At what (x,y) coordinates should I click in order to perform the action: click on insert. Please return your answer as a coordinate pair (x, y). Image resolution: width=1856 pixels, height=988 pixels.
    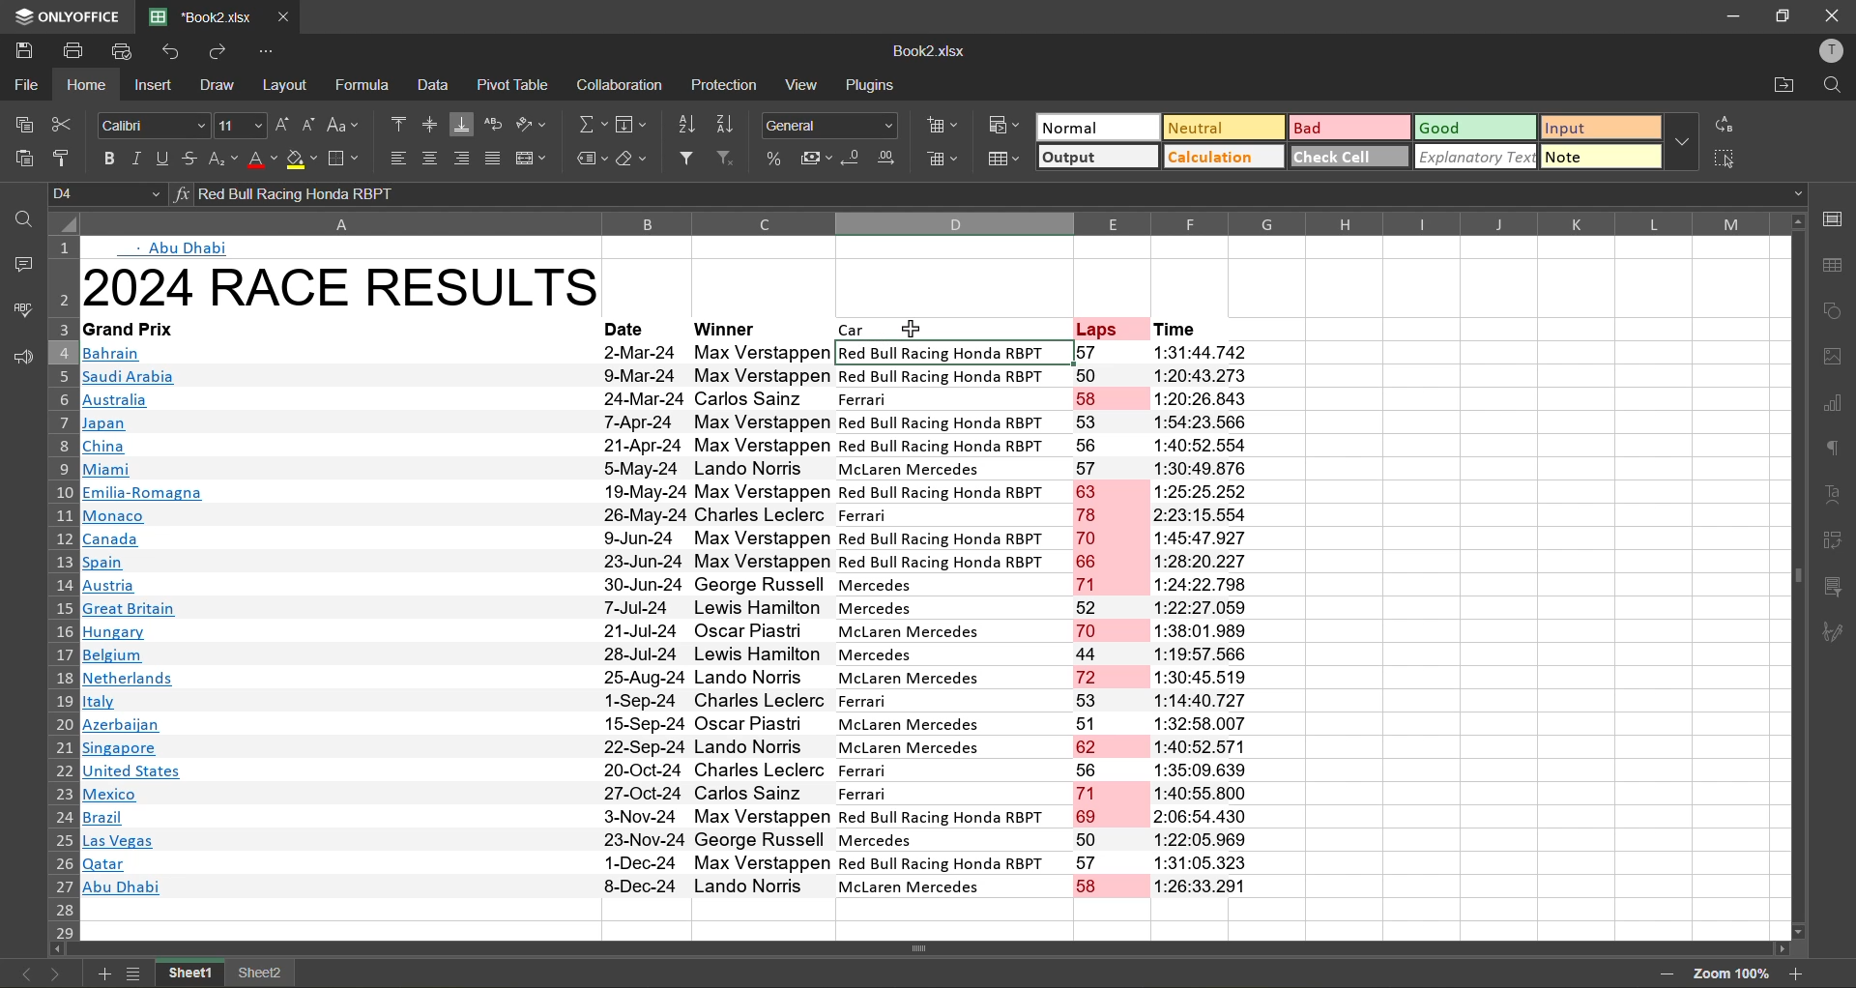
    Looking at the image, I should click on (150, 85).